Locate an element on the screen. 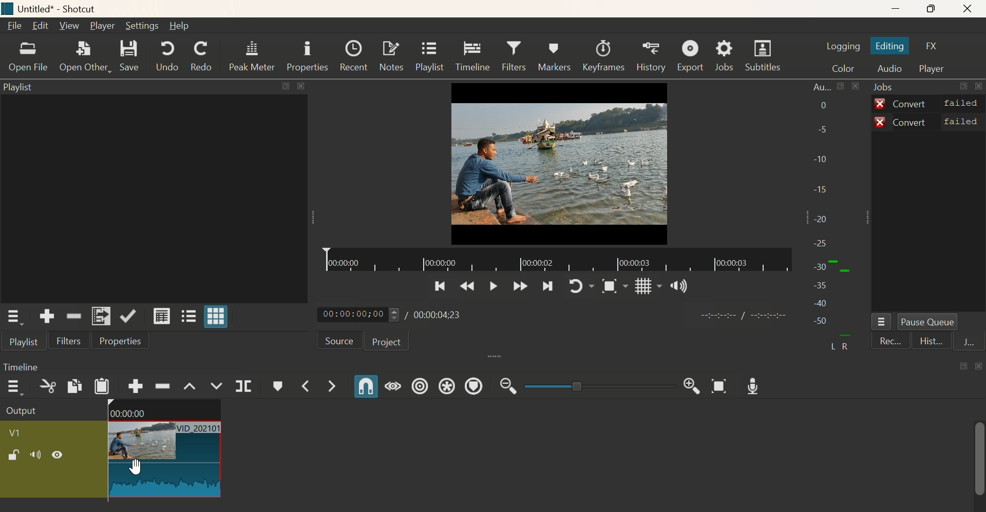  History is located at coordinates (652, 56).